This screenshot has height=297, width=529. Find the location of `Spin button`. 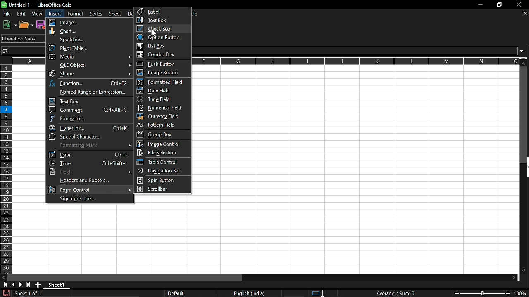

Spin button is located at coordinates (159, 181).